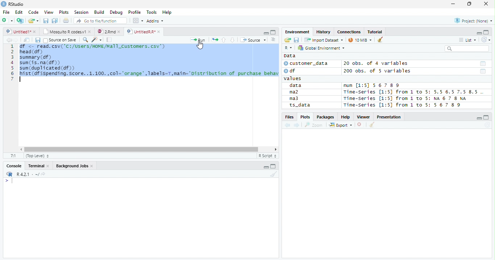 The width and height of the screenshot is (495, 260). Describe the element at coordinates (267, 156) in the screenshot. I see `R script` at that location.